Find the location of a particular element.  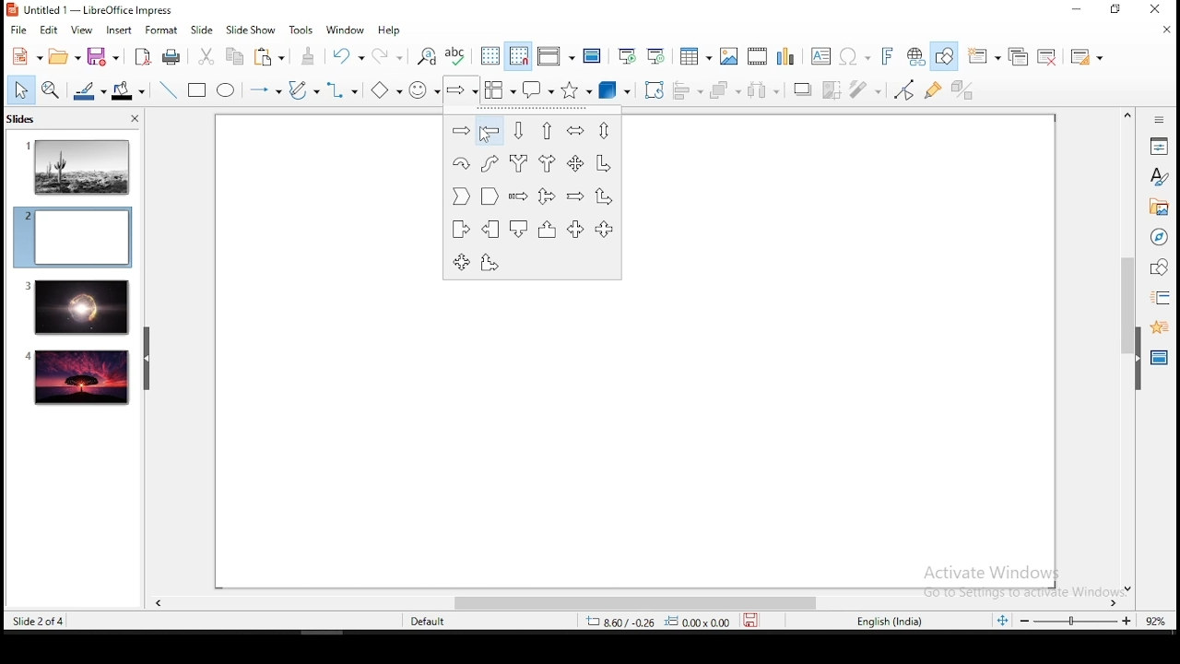

ellipse is located at coordinates (225, 90).